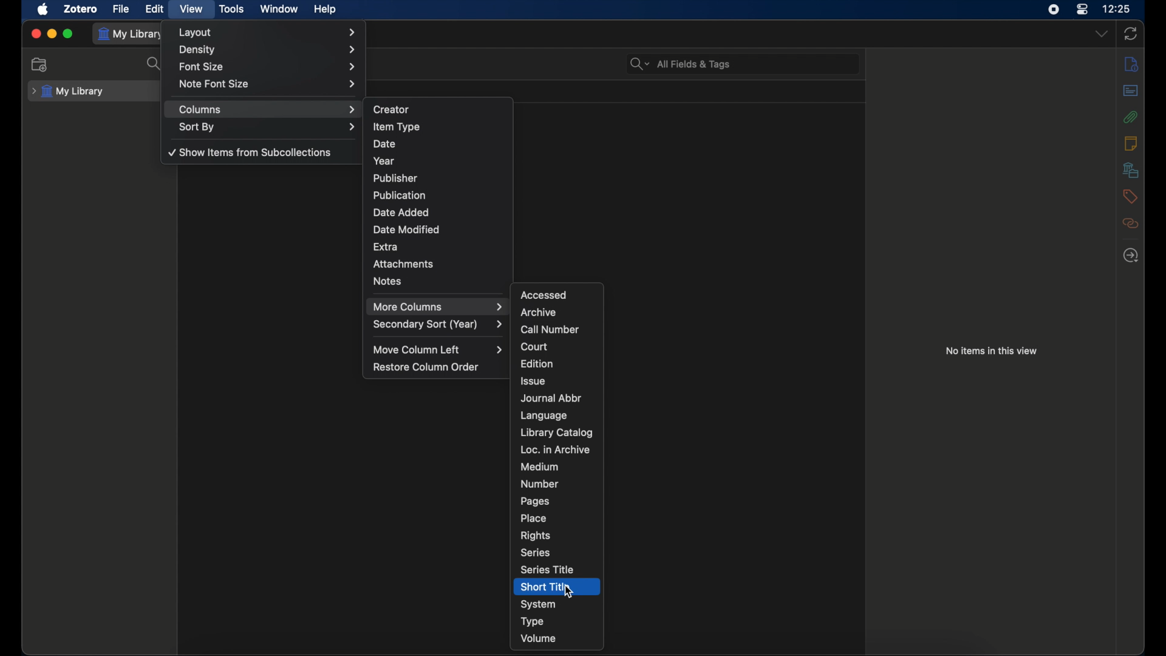 This screenshot has height=656, width=1166. What do you see at coordinates (384, 144) in the screenshot?
I see `date` at bounding box center [384, 144].